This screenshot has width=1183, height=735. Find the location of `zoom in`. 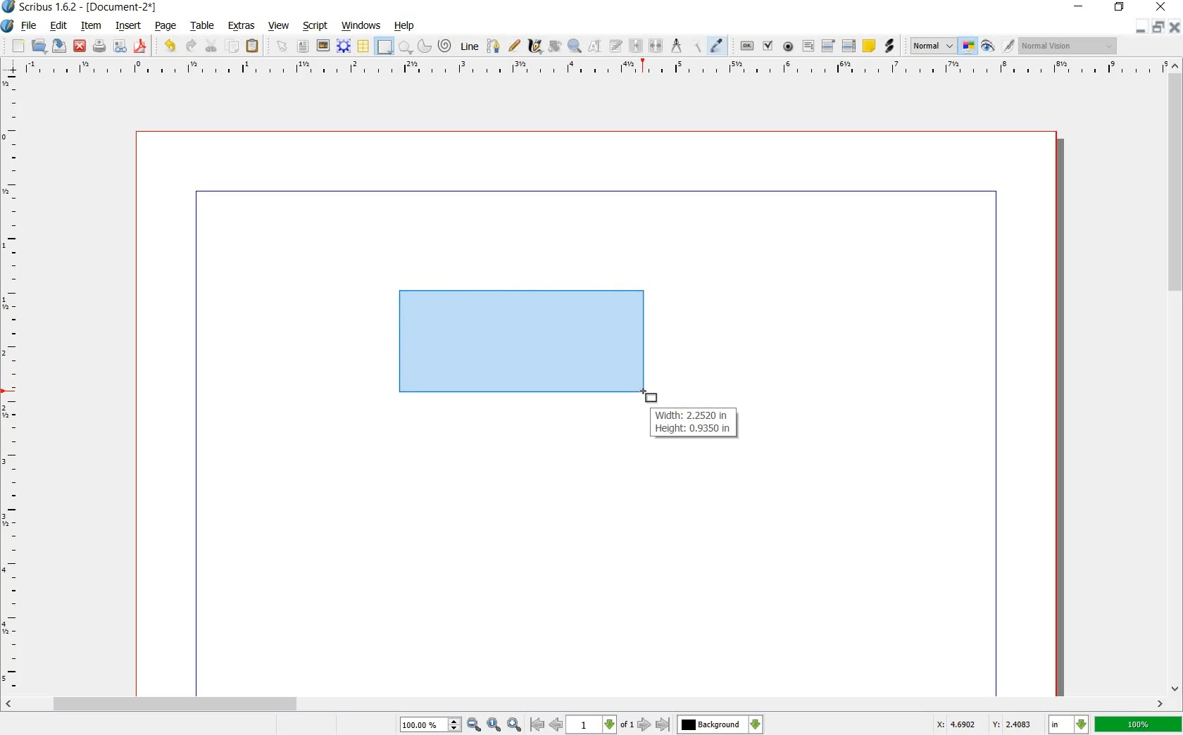

zoom in is located at coordinates (515, 724).